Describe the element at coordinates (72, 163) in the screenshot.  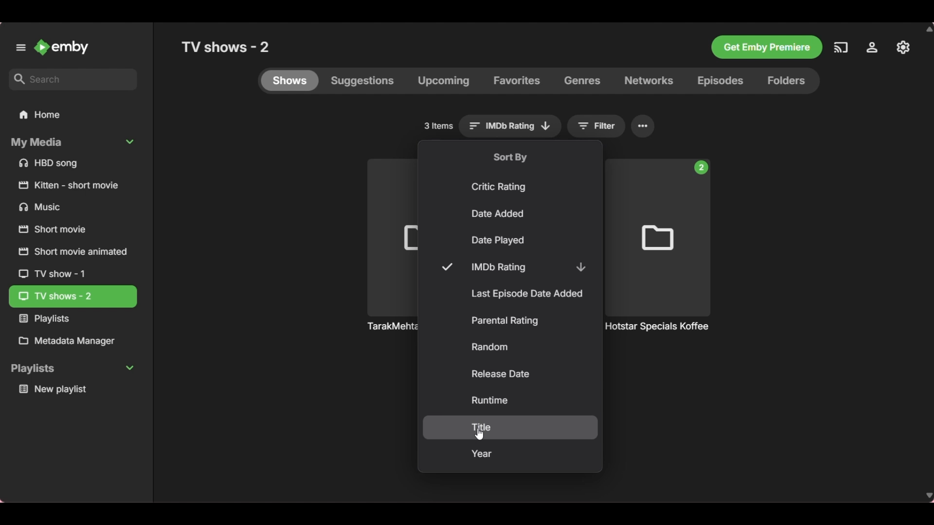
I see `Files under My Media` at that location.